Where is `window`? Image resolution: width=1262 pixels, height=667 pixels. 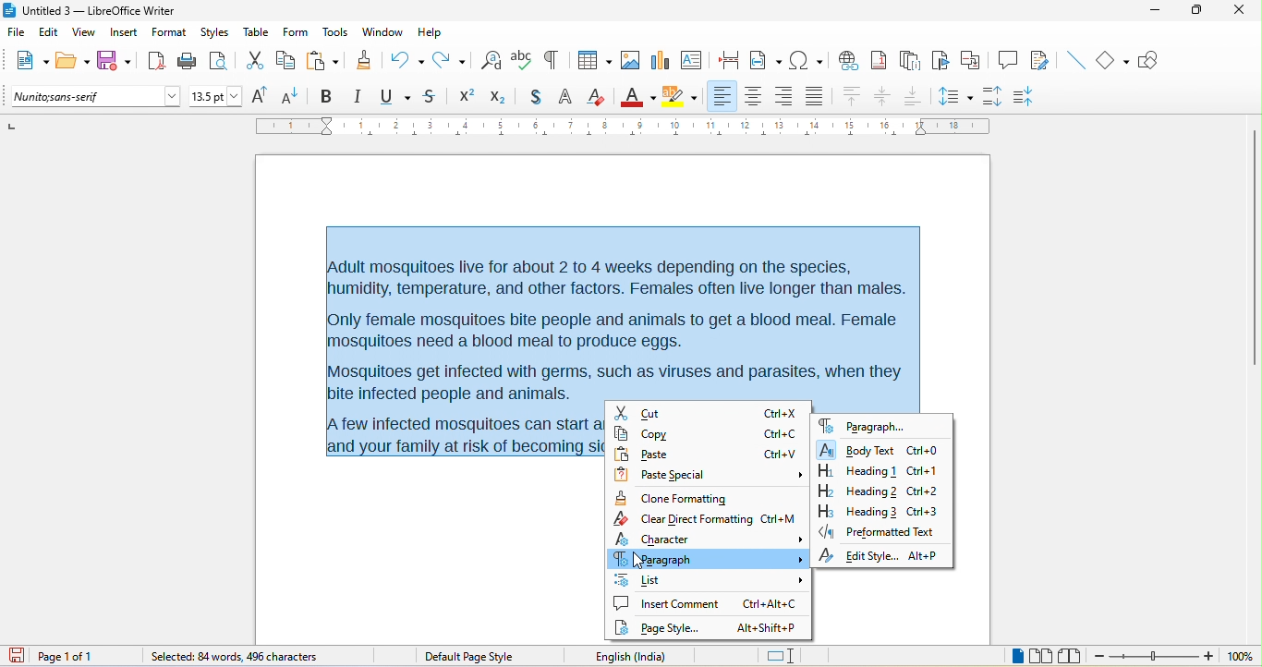 window is located at coordinates (383, 32).